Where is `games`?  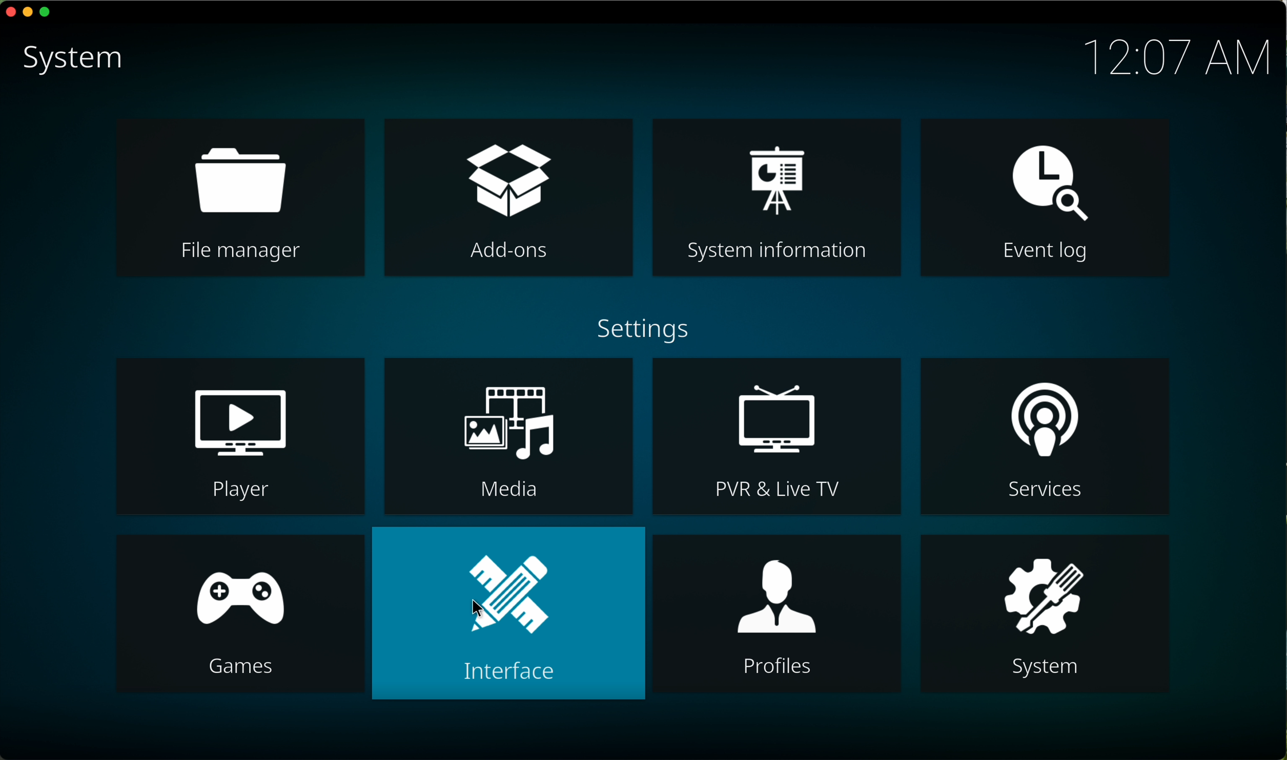
games is located at coordinates (241, 615).